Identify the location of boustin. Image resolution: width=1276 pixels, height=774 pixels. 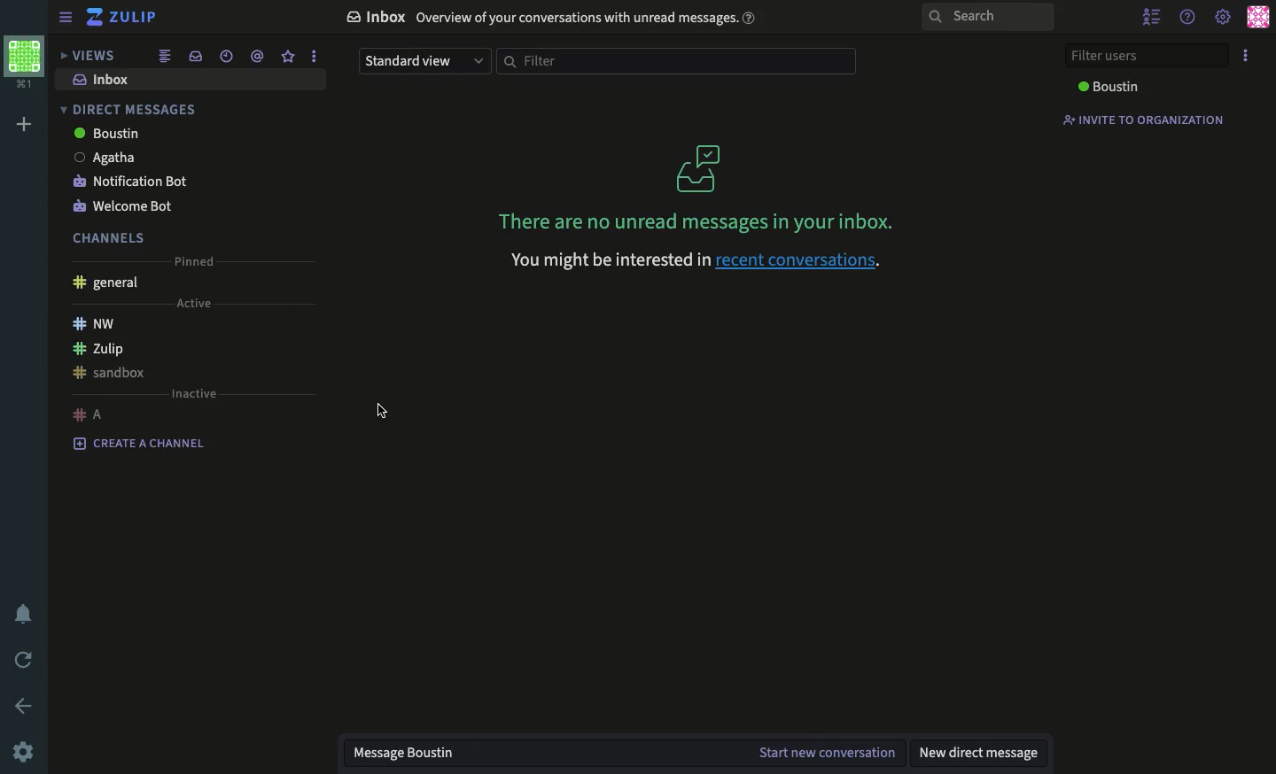
(1106, 88).